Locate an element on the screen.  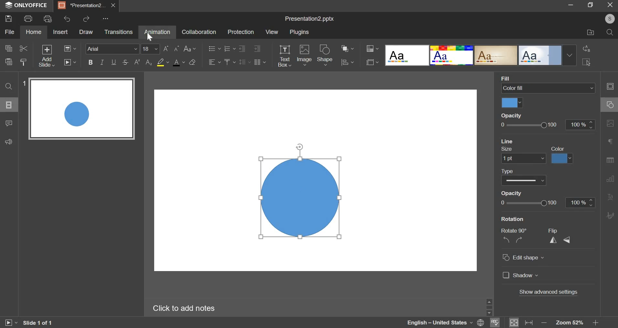
presentation is located at coordinates (86, 6).